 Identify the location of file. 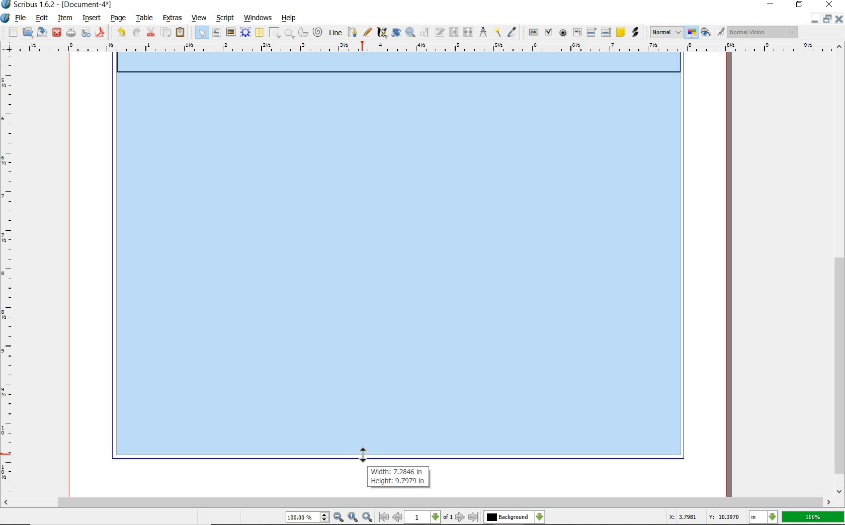
(22, 19).